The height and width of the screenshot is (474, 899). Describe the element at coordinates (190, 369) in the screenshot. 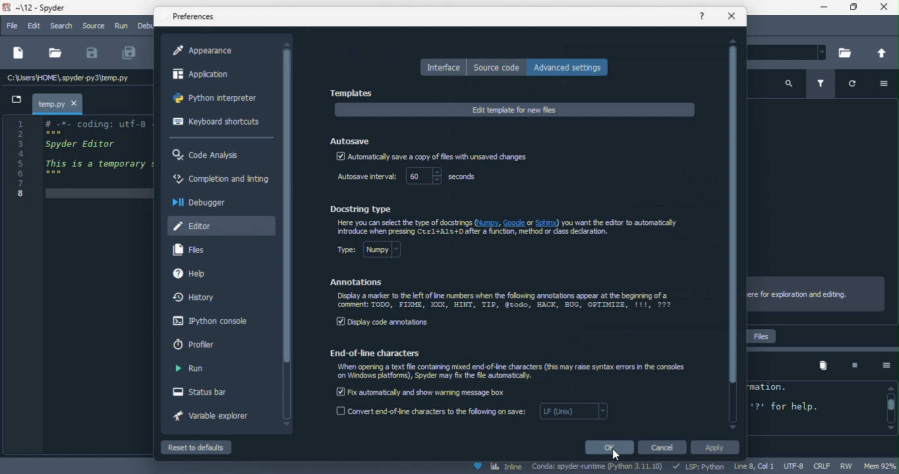

I see `run` at that location.